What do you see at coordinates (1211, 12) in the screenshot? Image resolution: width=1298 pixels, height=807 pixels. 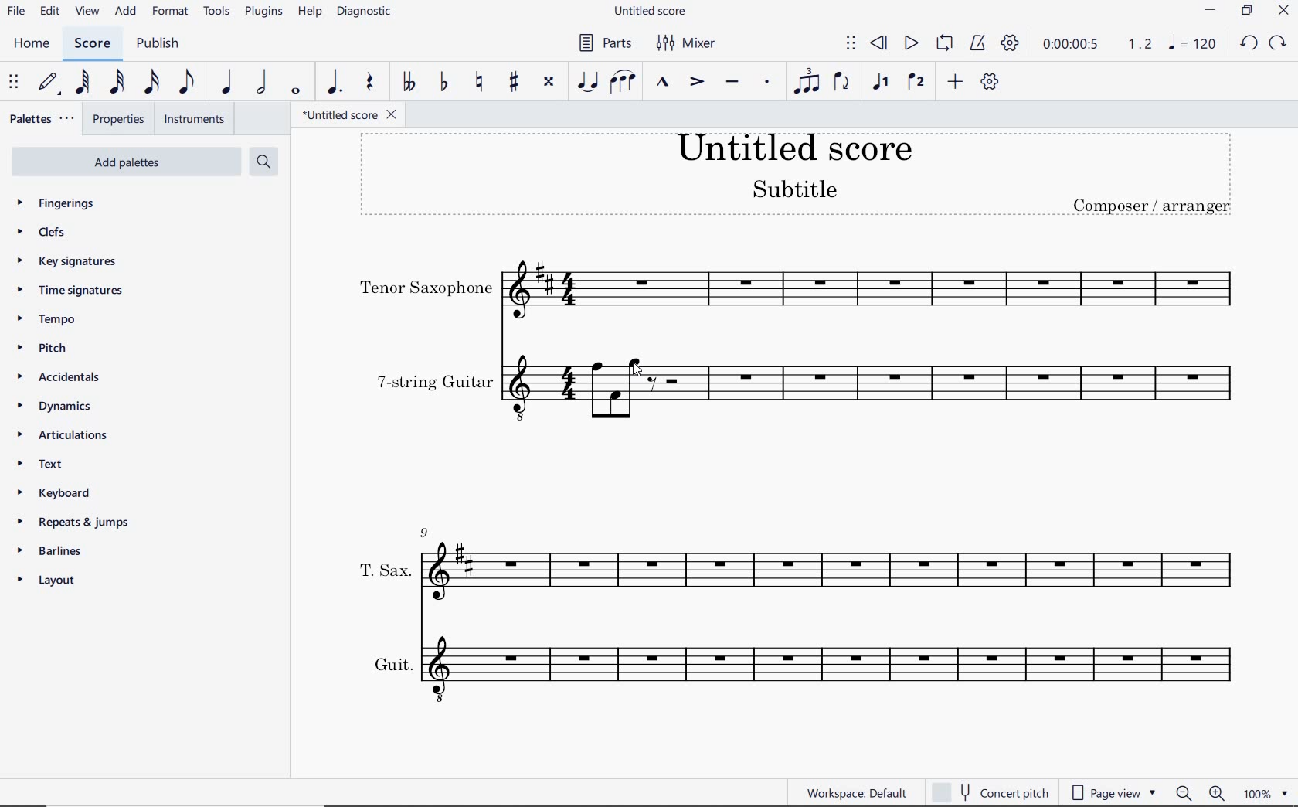 I see `MINIMIZE` at bounding box center [1211, 12].